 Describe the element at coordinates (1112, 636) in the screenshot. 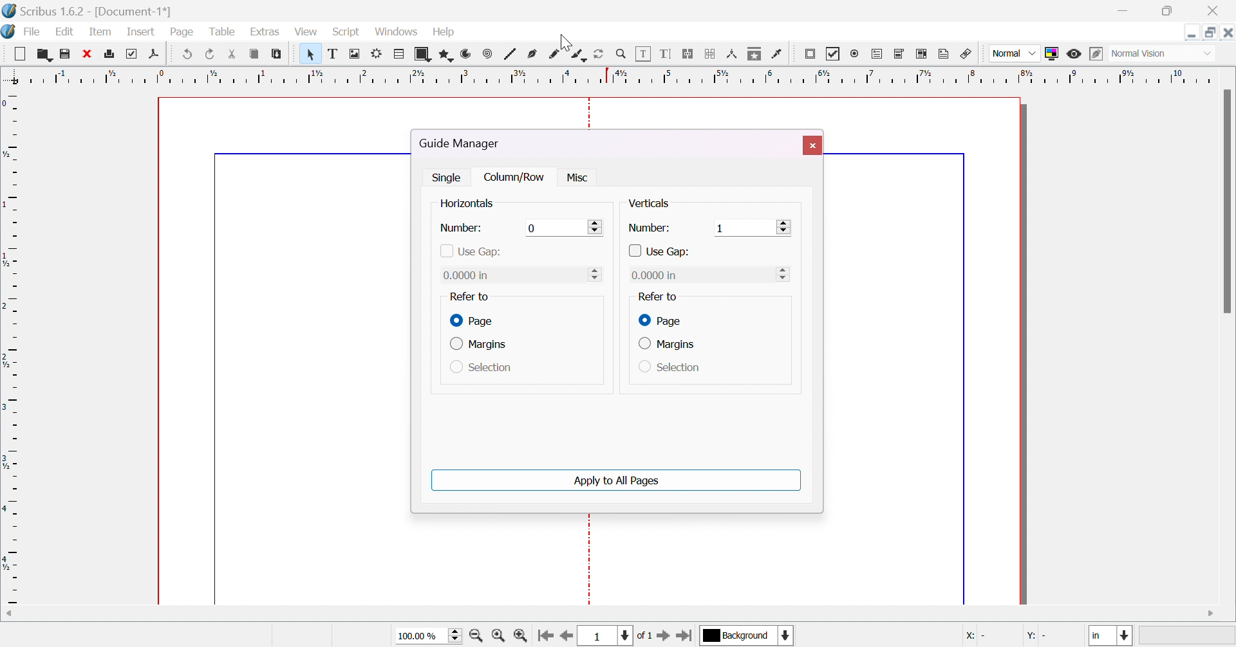

I see `select current unit` at that location.